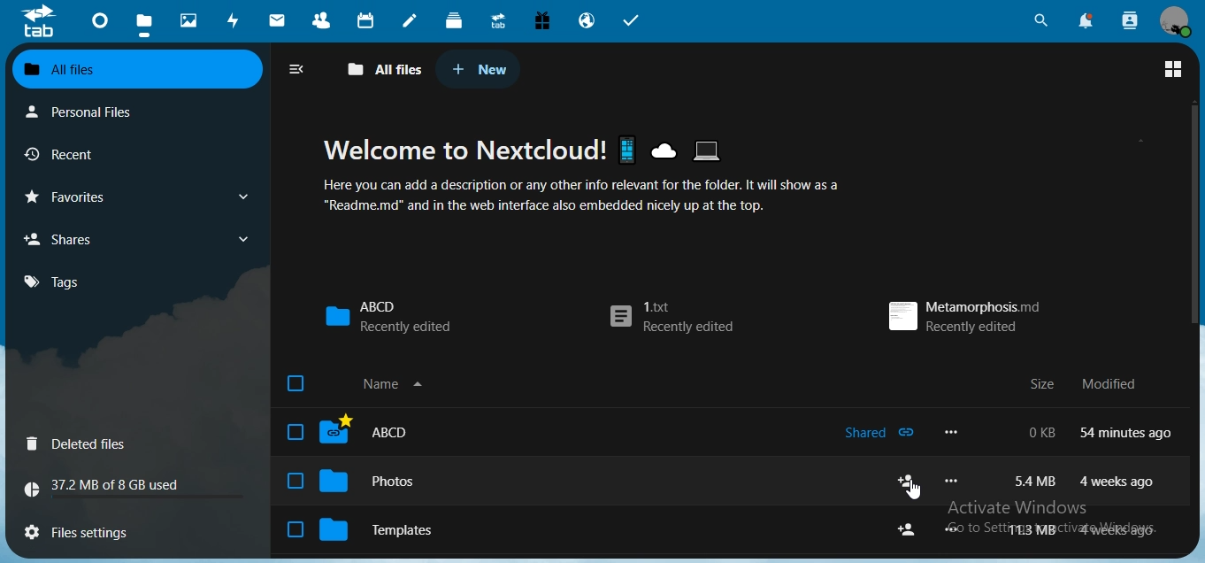 Image resolution: width=1205 pixels, height=563 pixels. What do you see at coordinates (879, 434) in the screenshot?
I see `shared` at bounding box center [879, 434].